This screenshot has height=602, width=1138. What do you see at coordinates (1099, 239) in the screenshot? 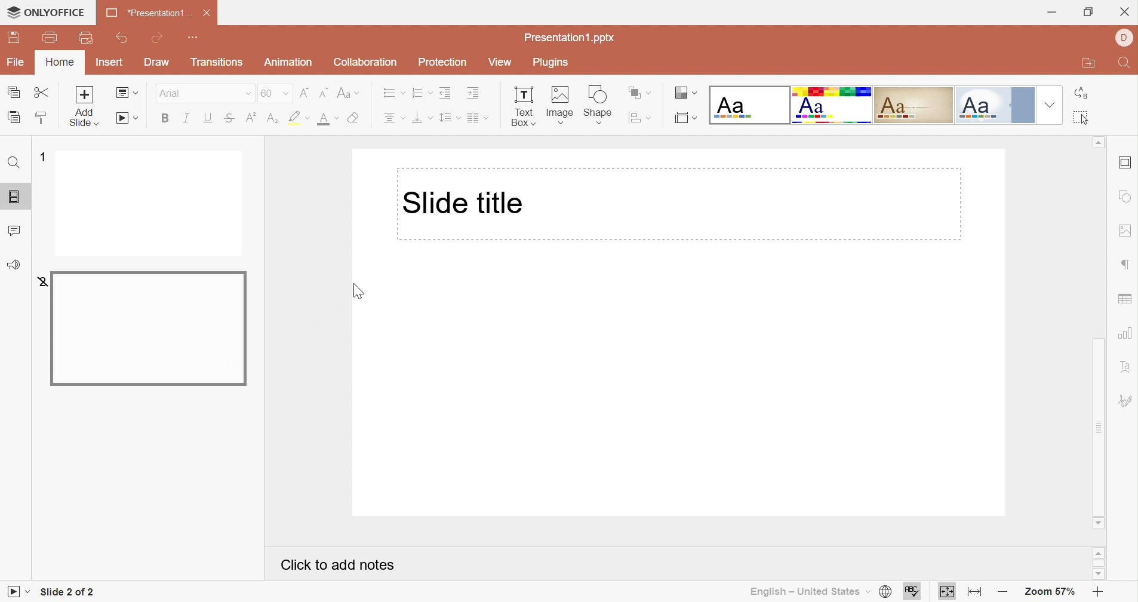
I see `Scroll Bar` at bounding box center [1099, 239].